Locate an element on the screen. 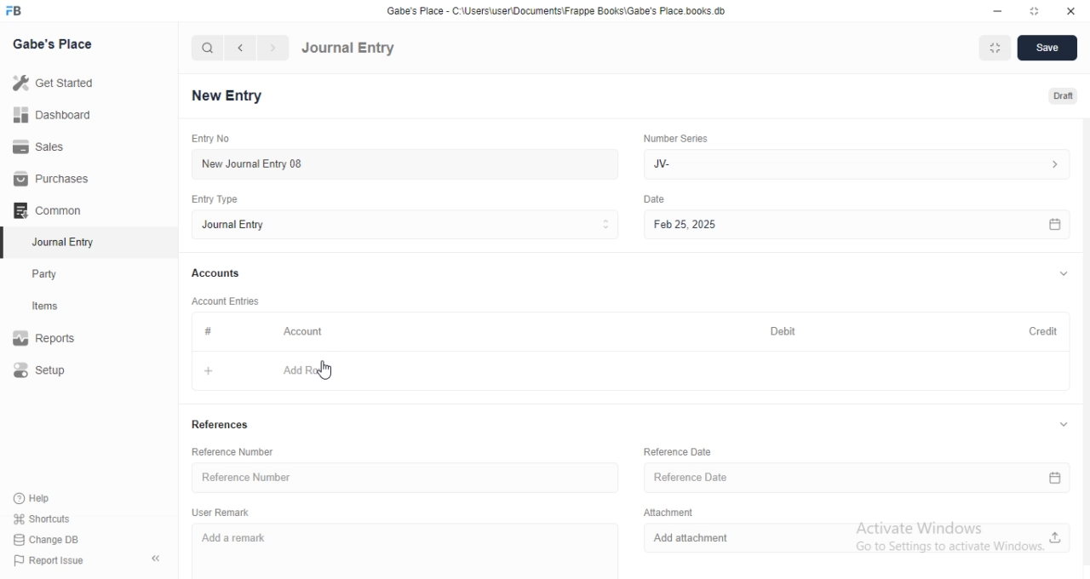  close is located at coordinates (1070, 9).